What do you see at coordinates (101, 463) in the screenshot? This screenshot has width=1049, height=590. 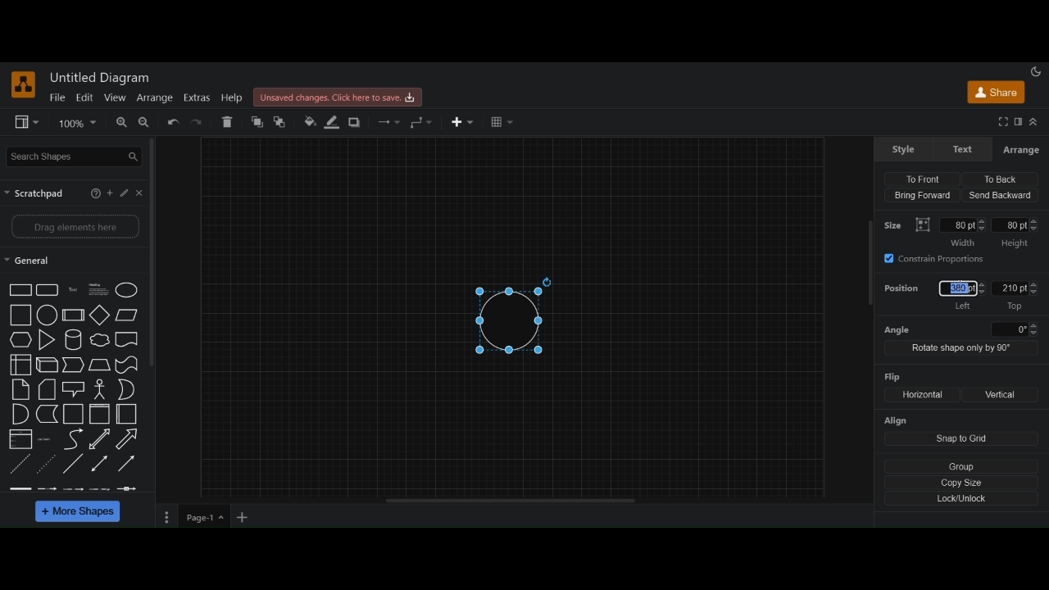 I see `2 sided arrow` at bounding box center [101, 463].